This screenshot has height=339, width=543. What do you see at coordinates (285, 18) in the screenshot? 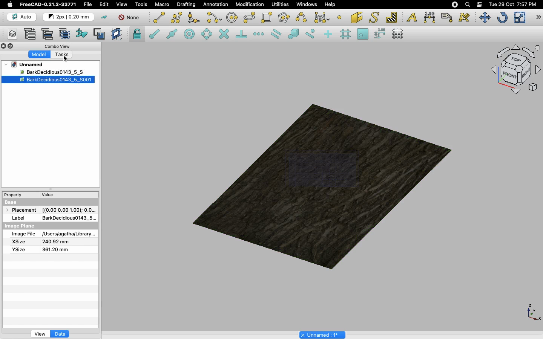
I see `Polygon` at bounding box center [285, 18].